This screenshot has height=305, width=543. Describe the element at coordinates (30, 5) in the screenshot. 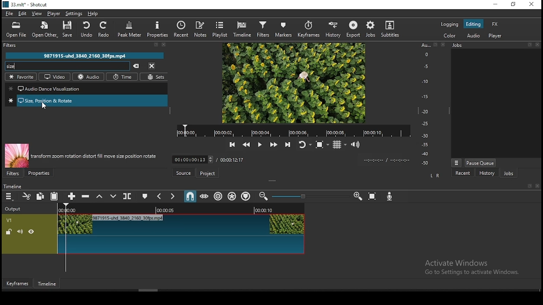

I see `33.mit* - Shotcut.` at that location.